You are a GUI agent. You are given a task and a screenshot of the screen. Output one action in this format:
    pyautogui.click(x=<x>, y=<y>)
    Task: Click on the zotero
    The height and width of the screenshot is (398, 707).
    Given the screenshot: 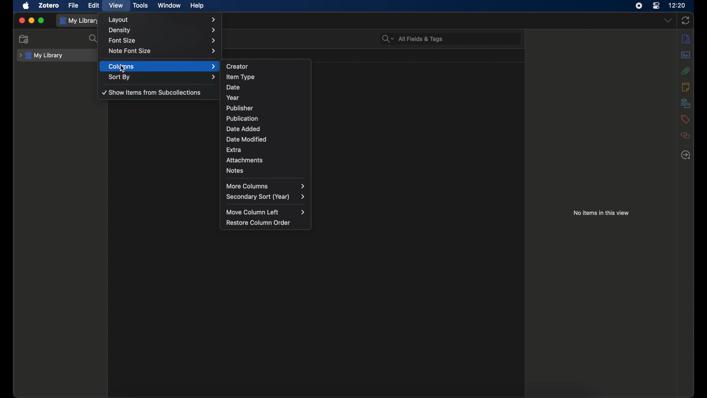 What is the action you would take?
    pyautogui.click(x=49, y=6)
    